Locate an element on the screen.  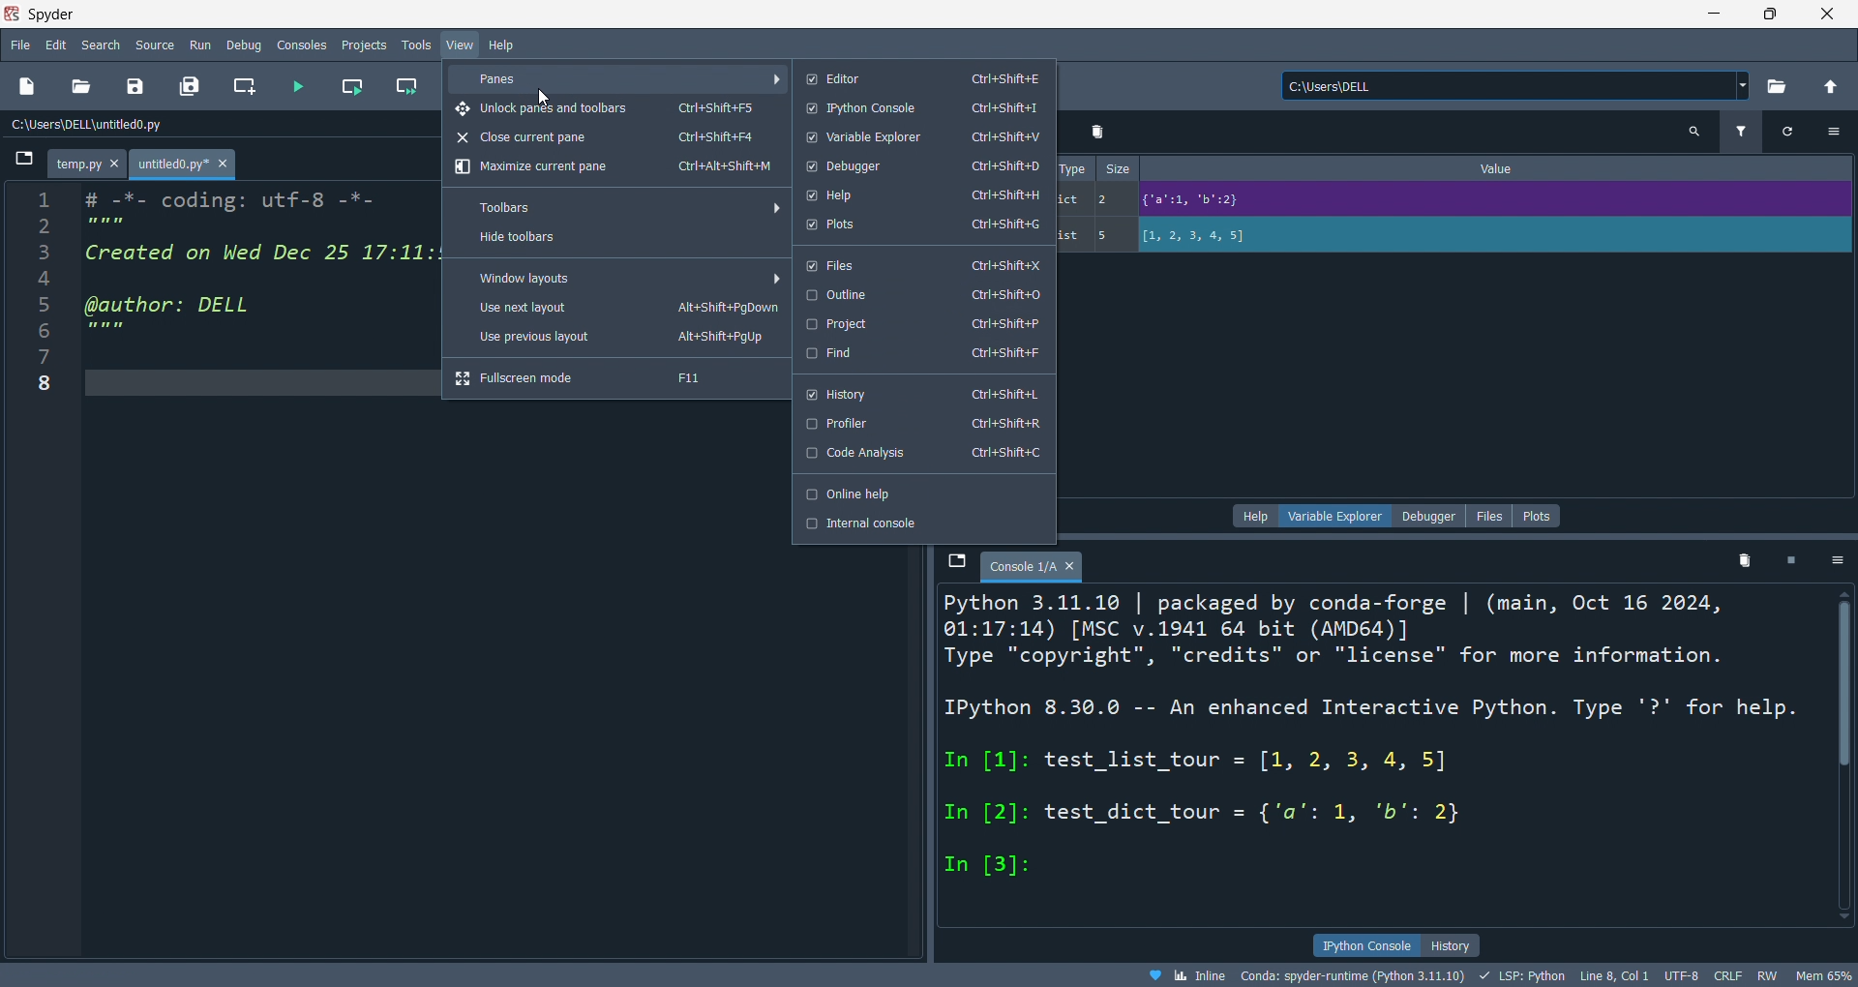
run is located at coordinates (197, 45).